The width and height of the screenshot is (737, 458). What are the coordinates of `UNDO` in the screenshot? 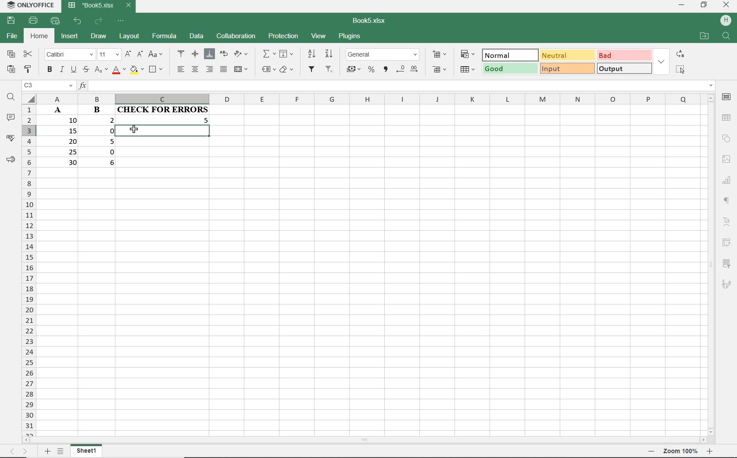 It's located at (78, 21).